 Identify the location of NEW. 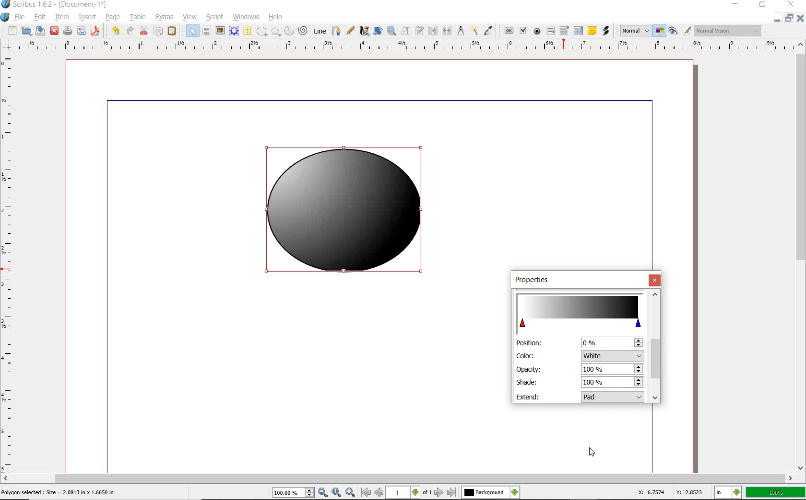
(12, 31).